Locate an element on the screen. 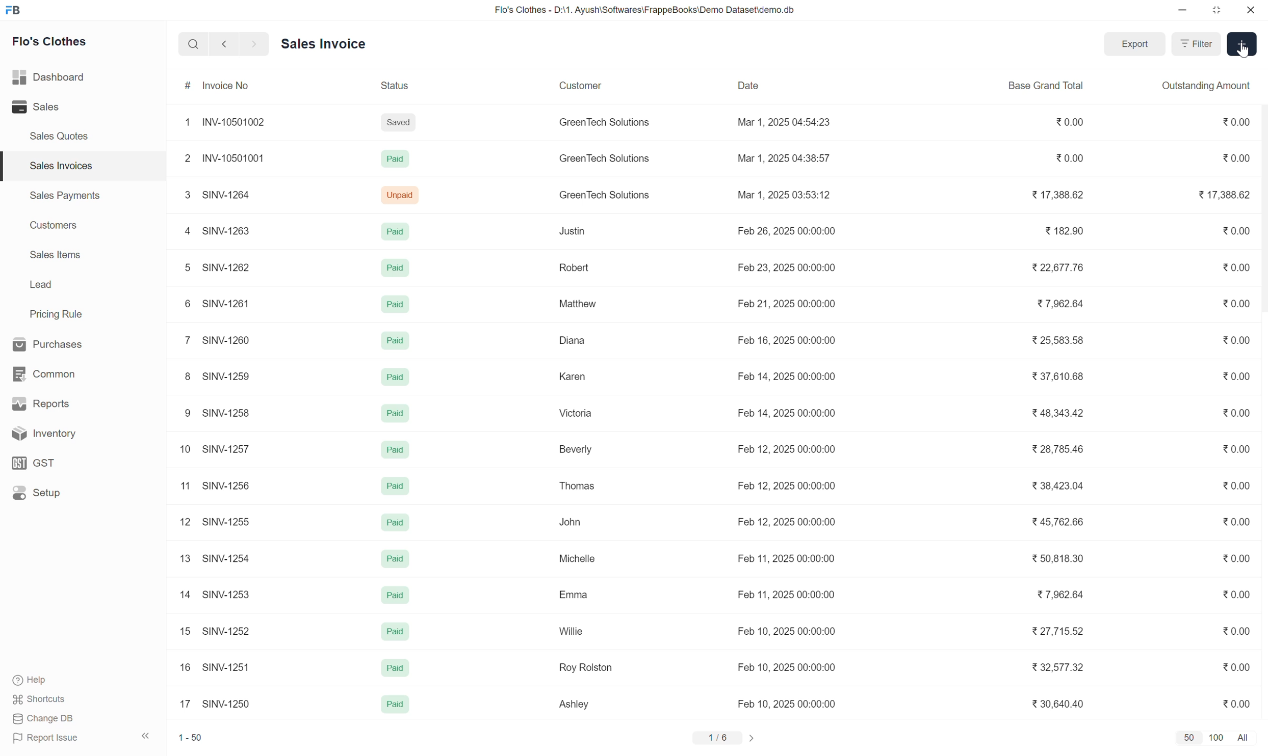  Robert is located at coordinates (577, 270).